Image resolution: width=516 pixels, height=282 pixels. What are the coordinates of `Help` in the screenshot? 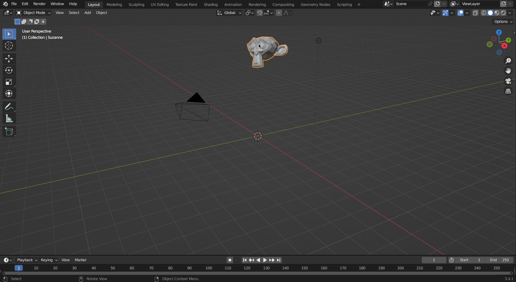 It's located at (73, 3).